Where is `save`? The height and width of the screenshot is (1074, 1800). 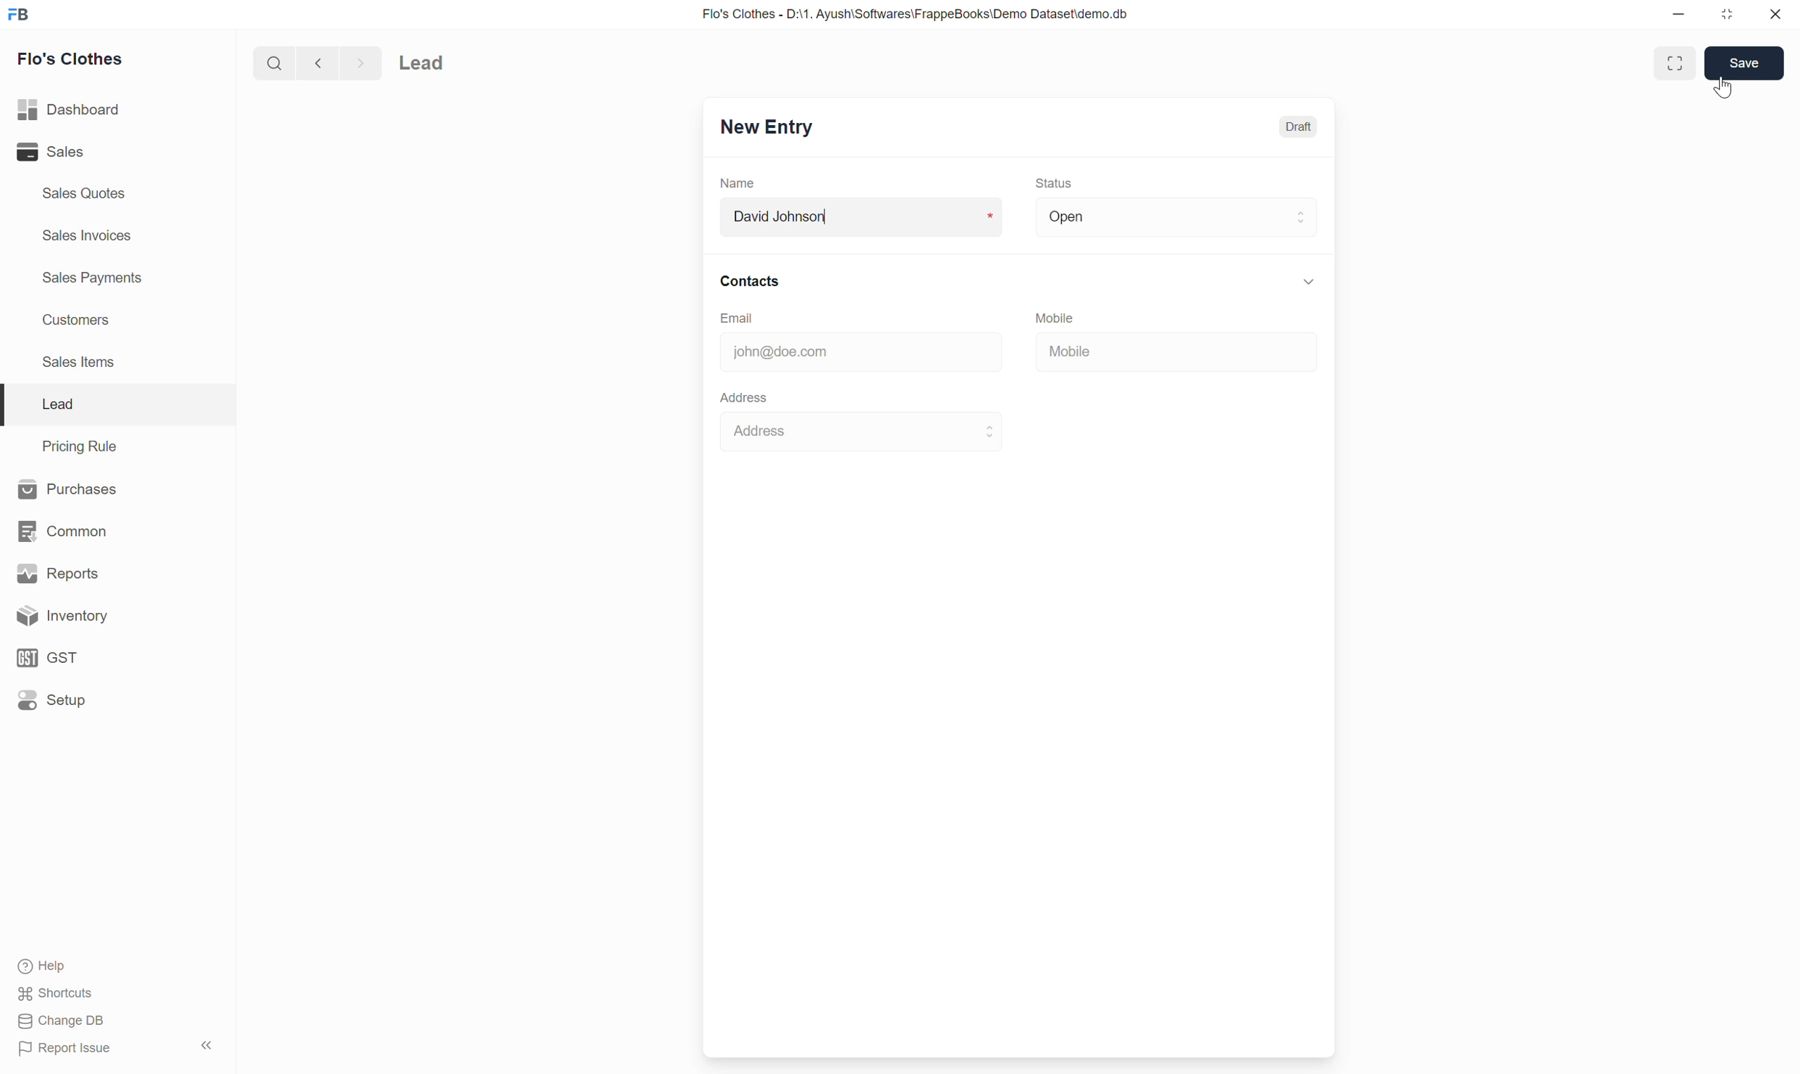
save is located at coordinates (1746, 63).